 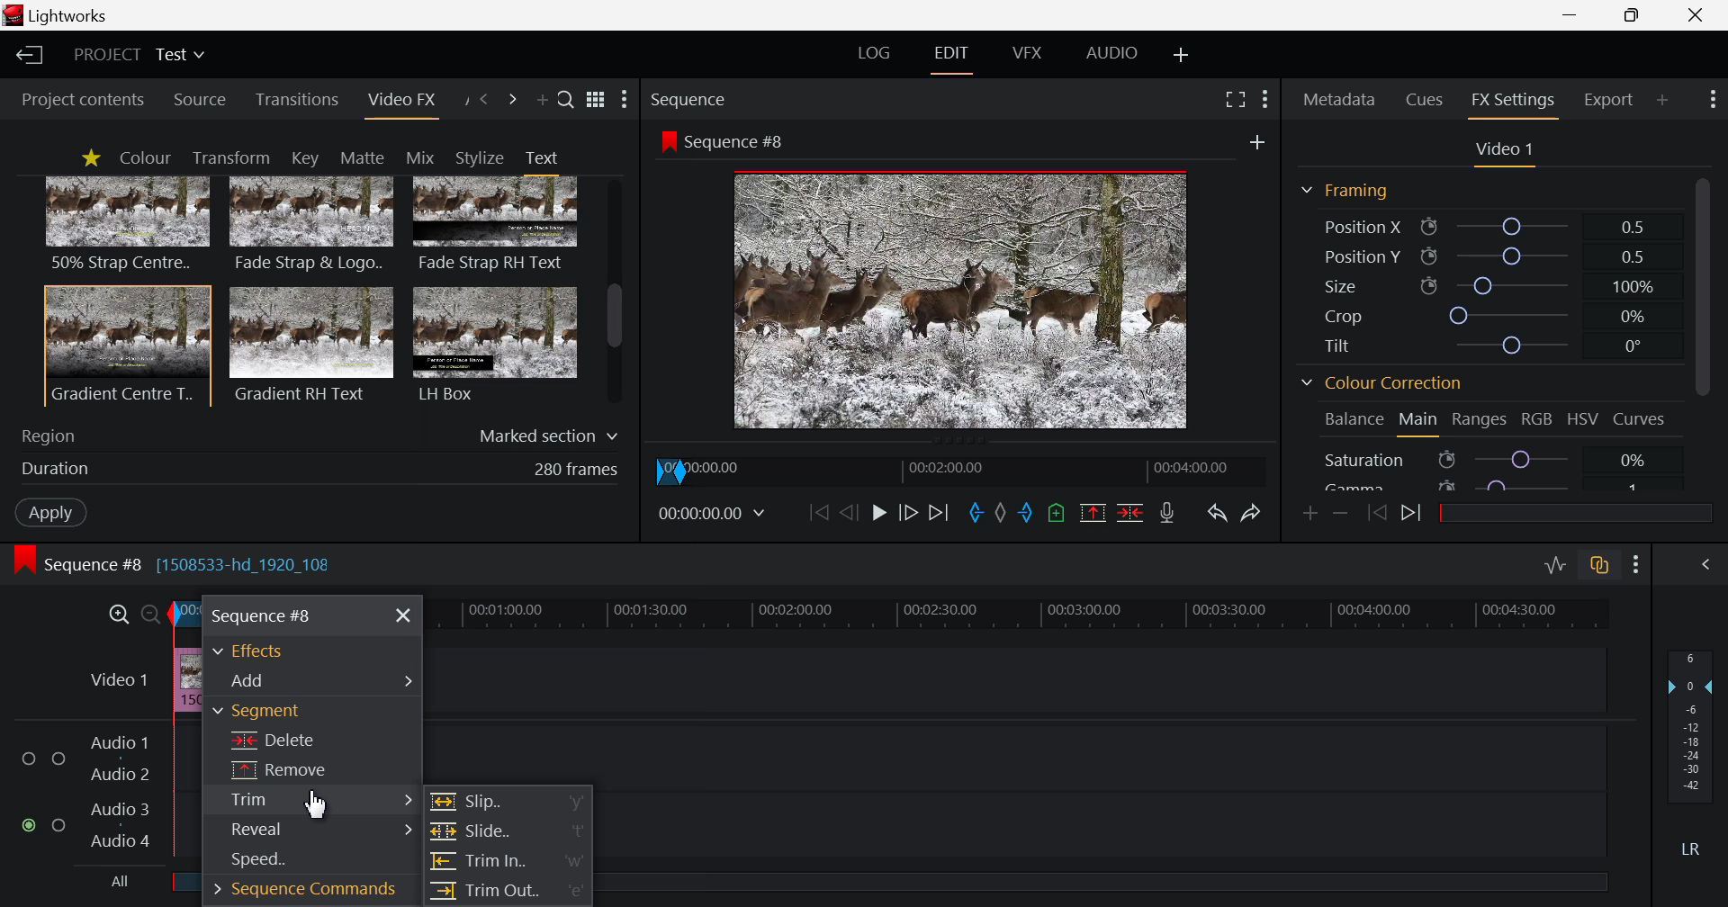 I want to click on Record voiceover, so click(x=1166, y=515).